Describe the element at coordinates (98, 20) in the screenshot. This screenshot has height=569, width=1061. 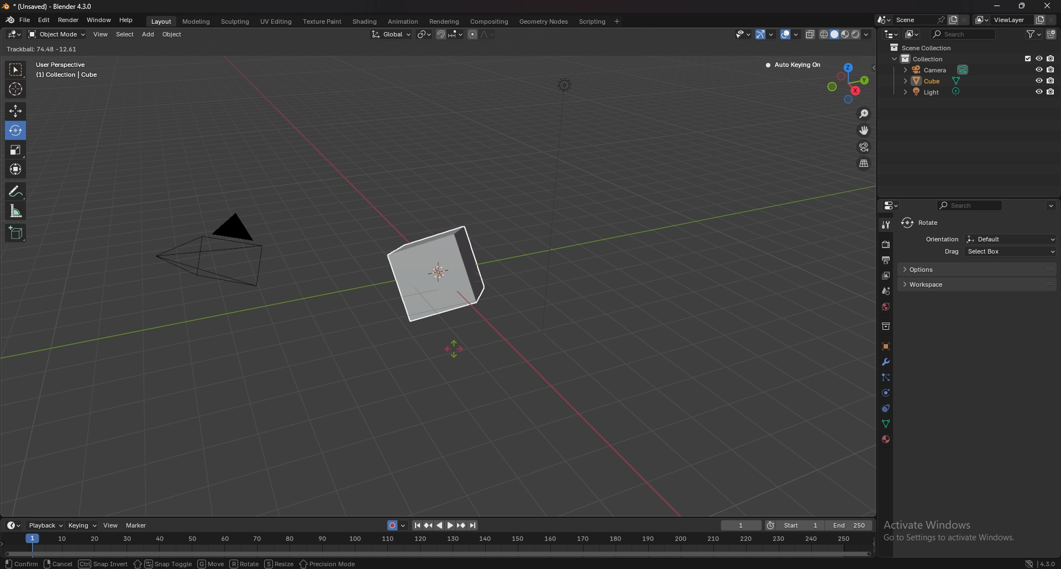
I see `window` at that location.